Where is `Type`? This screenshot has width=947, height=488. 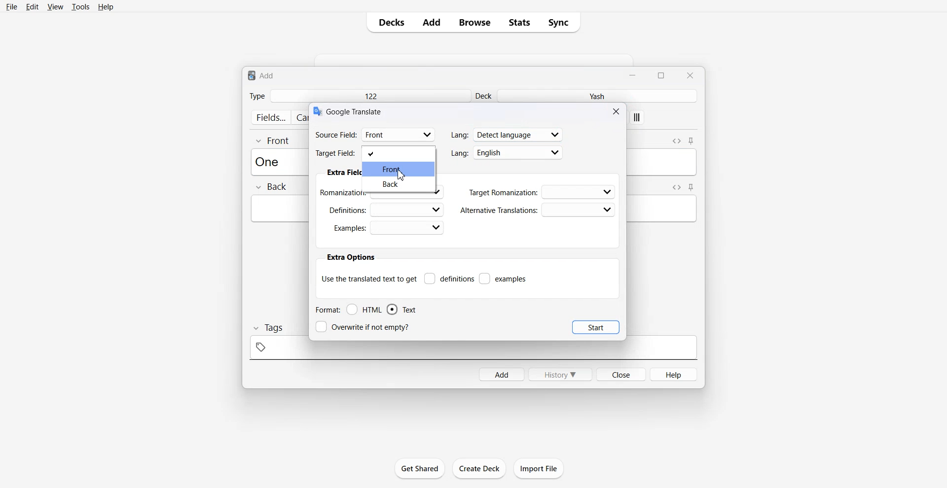 Type is located at coordinates (257, 96).